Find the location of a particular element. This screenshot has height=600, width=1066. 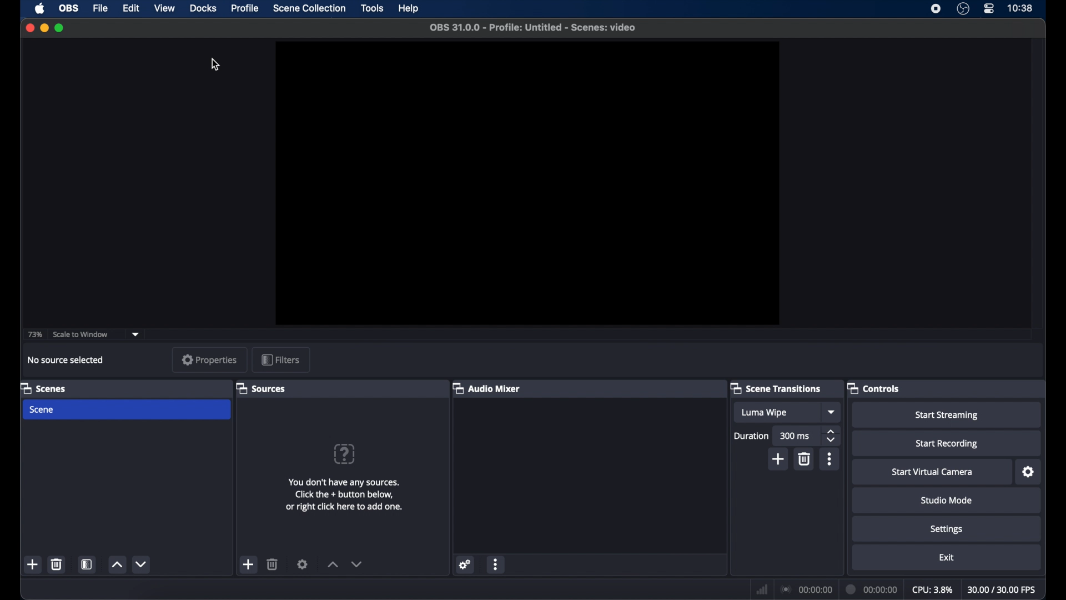

profile is located at coordinates (245, 8).